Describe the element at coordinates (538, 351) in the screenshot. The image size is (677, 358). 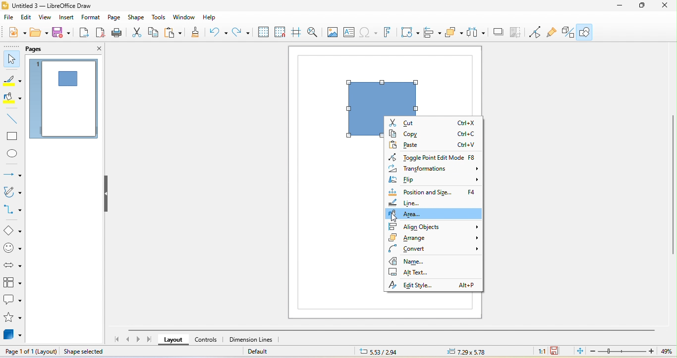
I see `1:1` at that location.